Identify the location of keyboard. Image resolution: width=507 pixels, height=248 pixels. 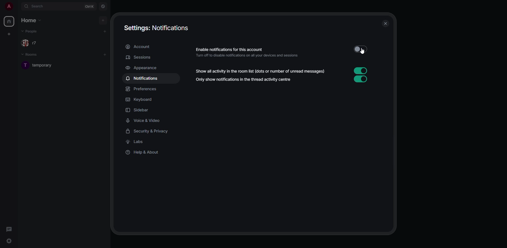
(140, 100).